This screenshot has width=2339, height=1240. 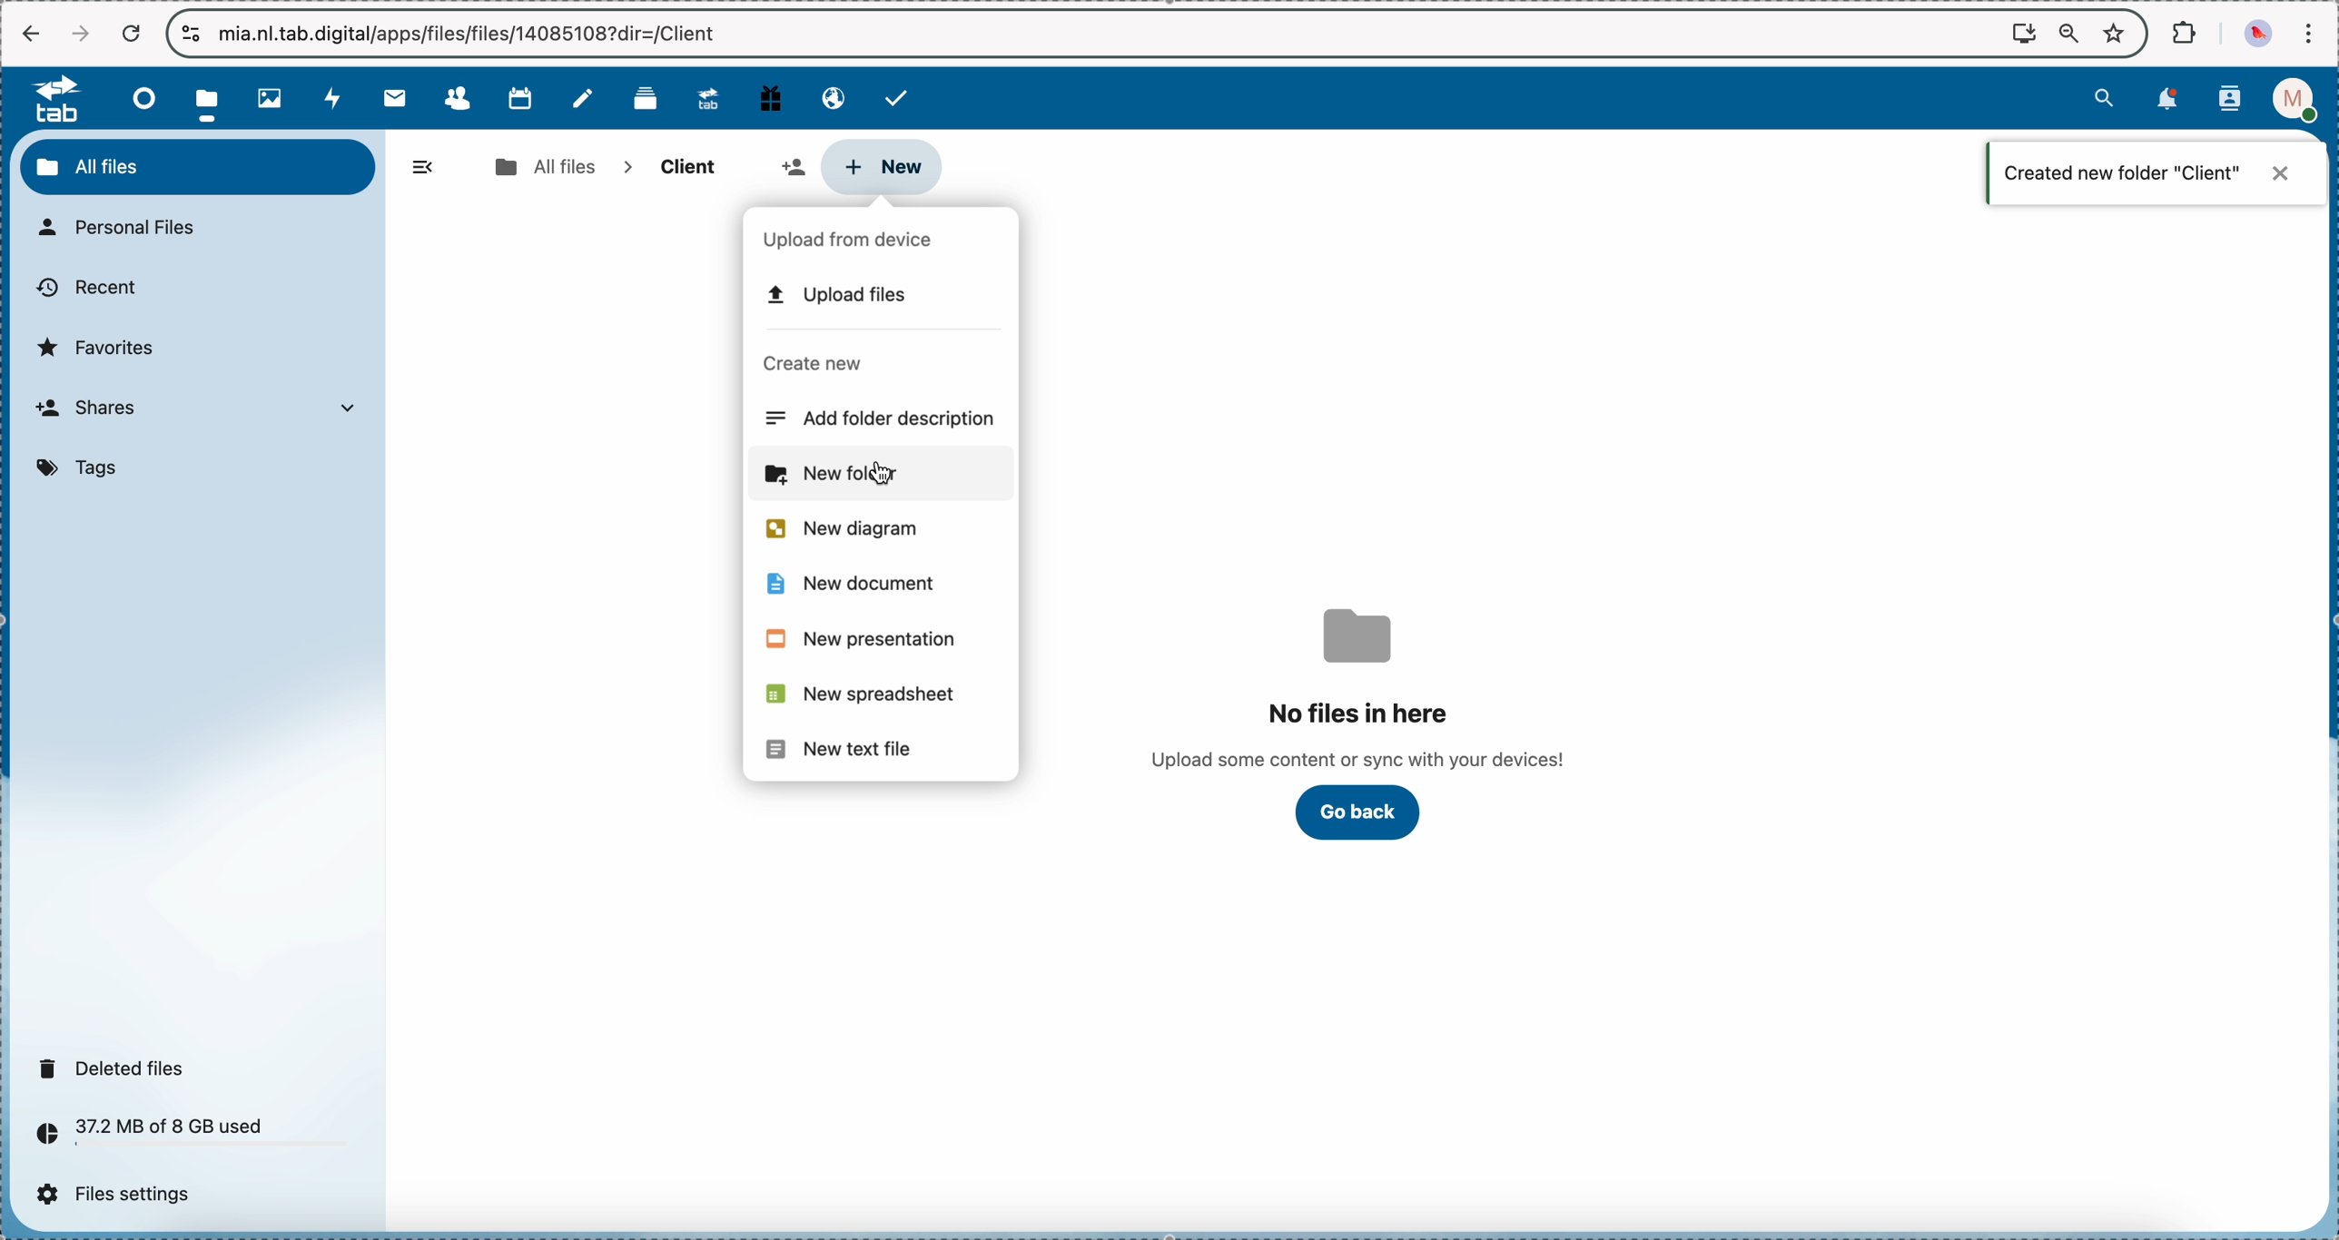 What do you see at coordinates (198, 166) in the screenshot?
I see `all files` at bounding box center [198, 166].